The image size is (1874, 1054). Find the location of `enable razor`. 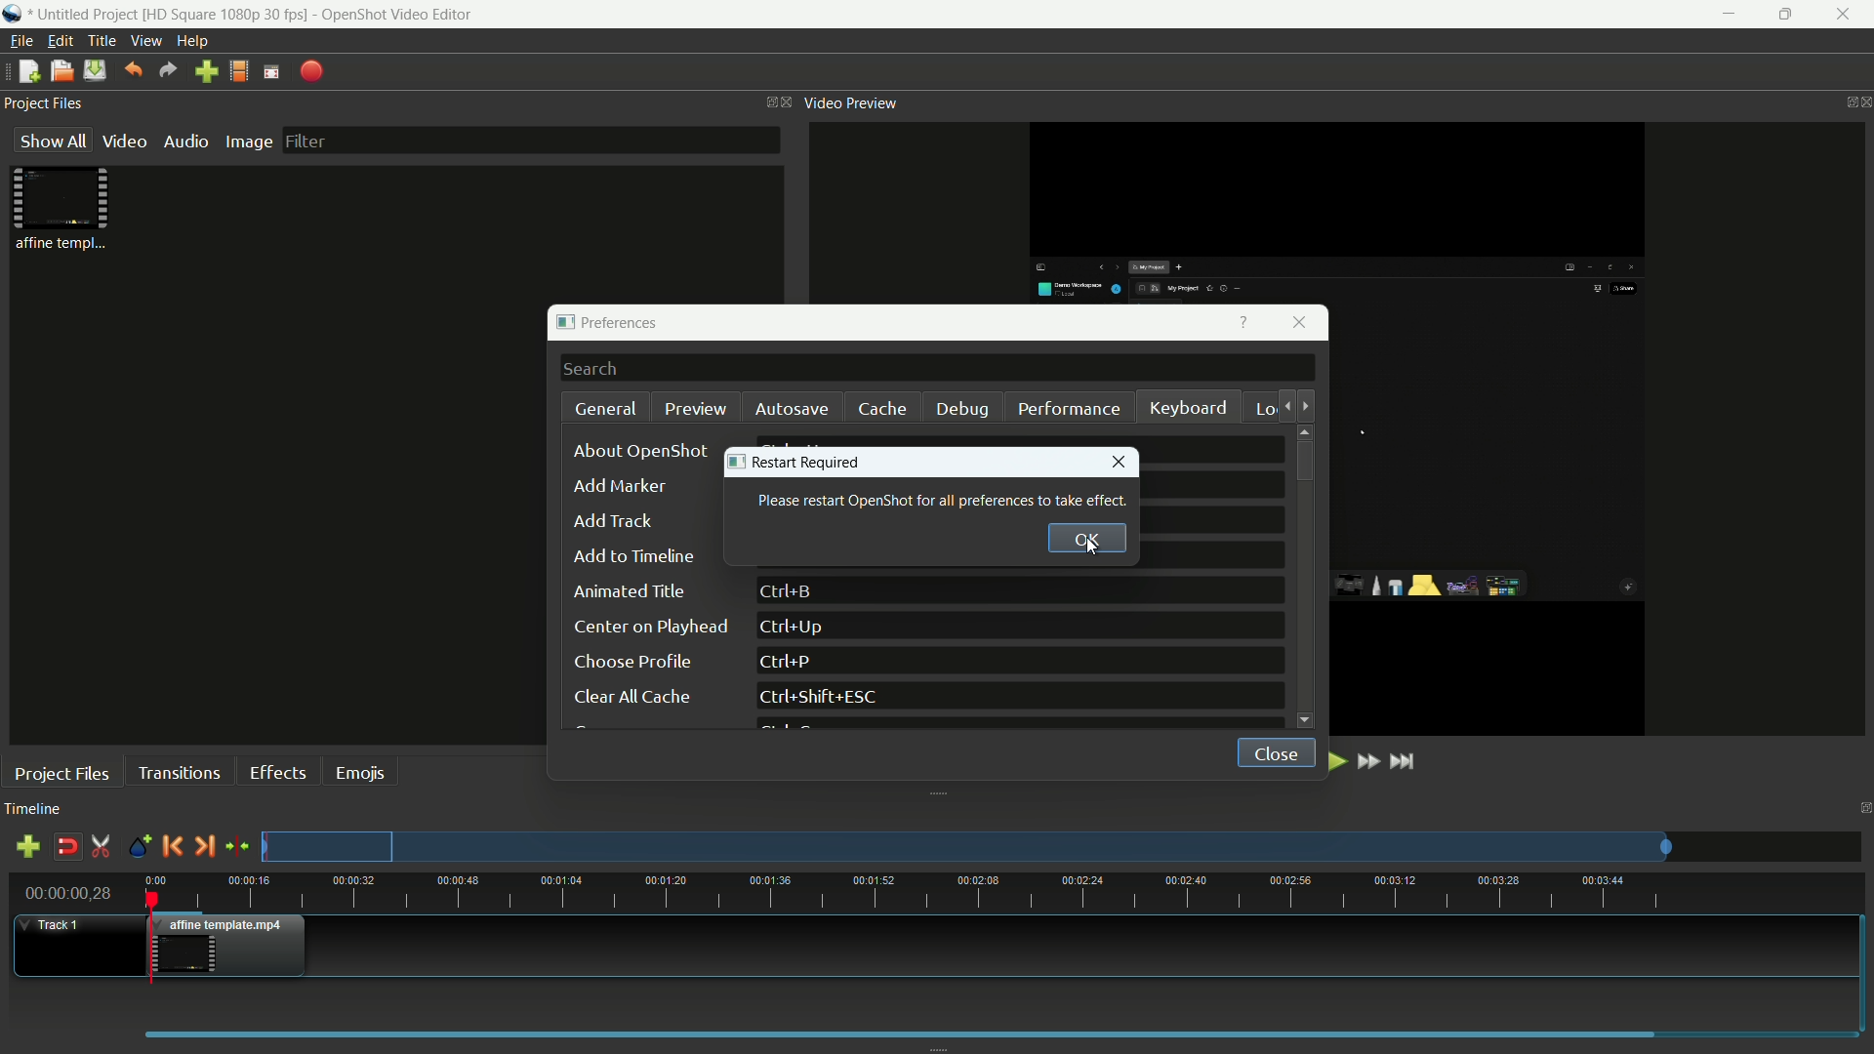

enable razor is located at coordinates (101, 847).